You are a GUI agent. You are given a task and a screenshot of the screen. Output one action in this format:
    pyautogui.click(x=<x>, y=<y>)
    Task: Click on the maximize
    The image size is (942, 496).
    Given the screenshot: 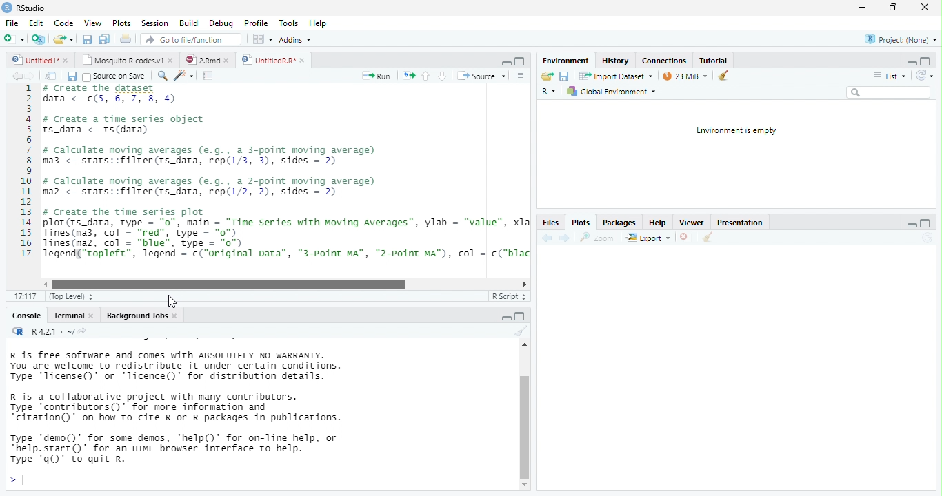 What is the action you would take?
    pyautogui.click(x=925, y=61)
    